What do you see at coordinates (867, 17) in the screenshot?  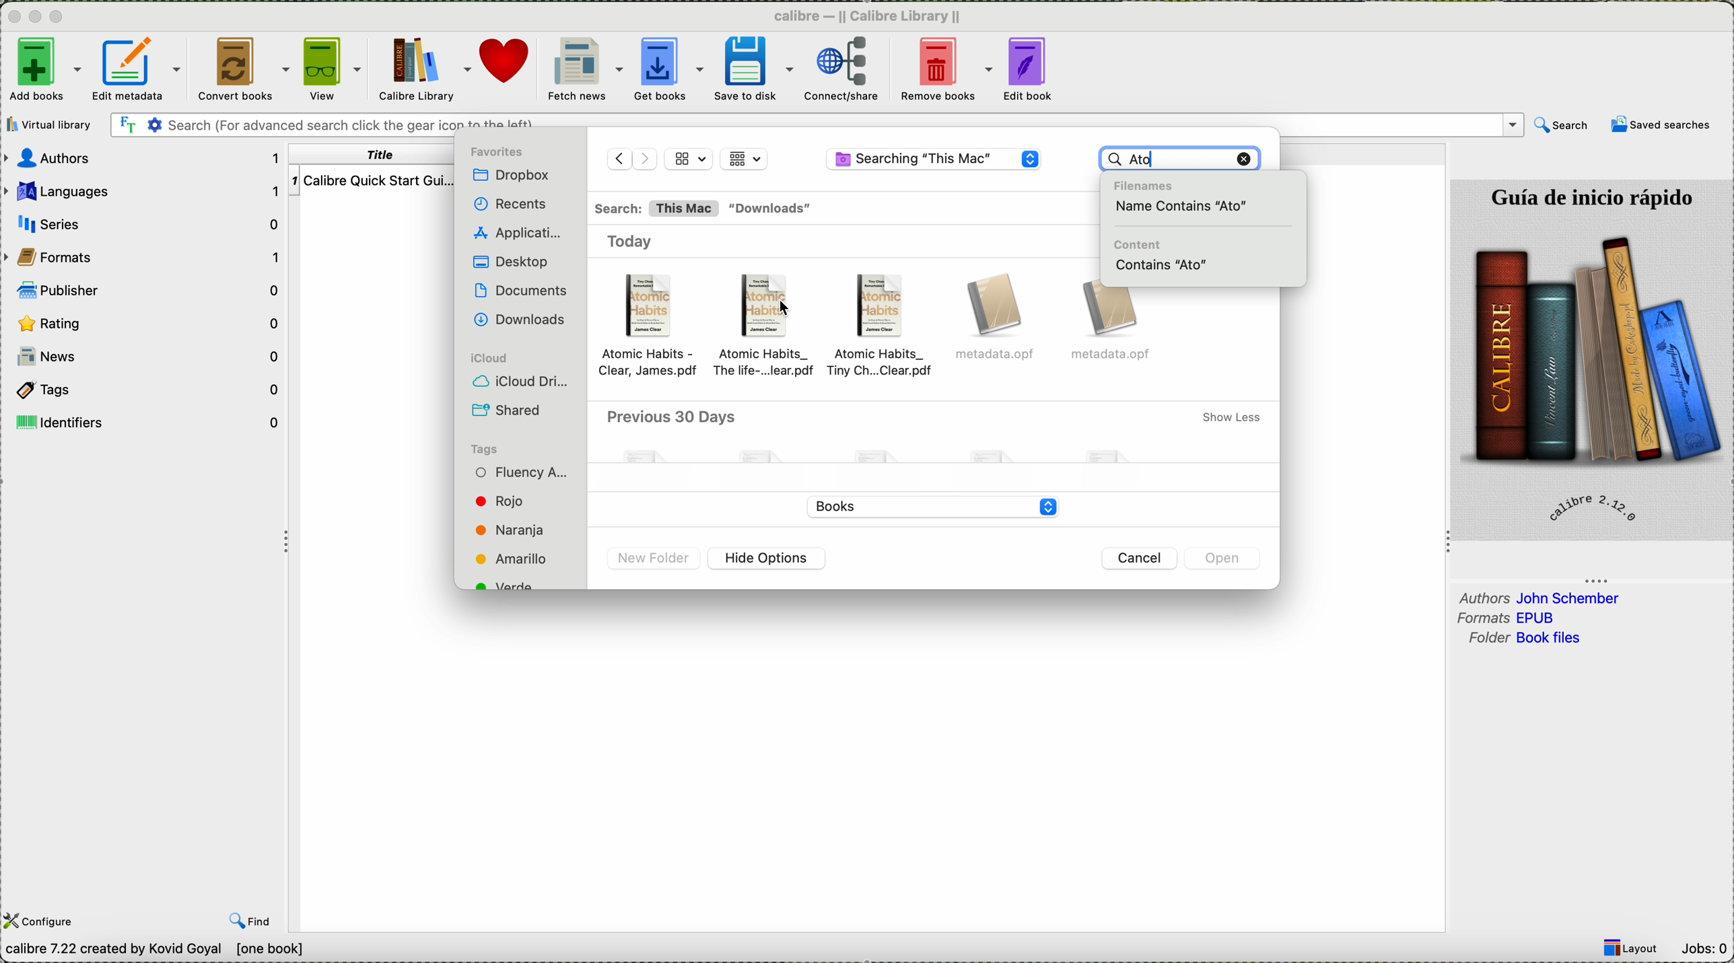 I see `Calibre` at bounding box center [867, 17].